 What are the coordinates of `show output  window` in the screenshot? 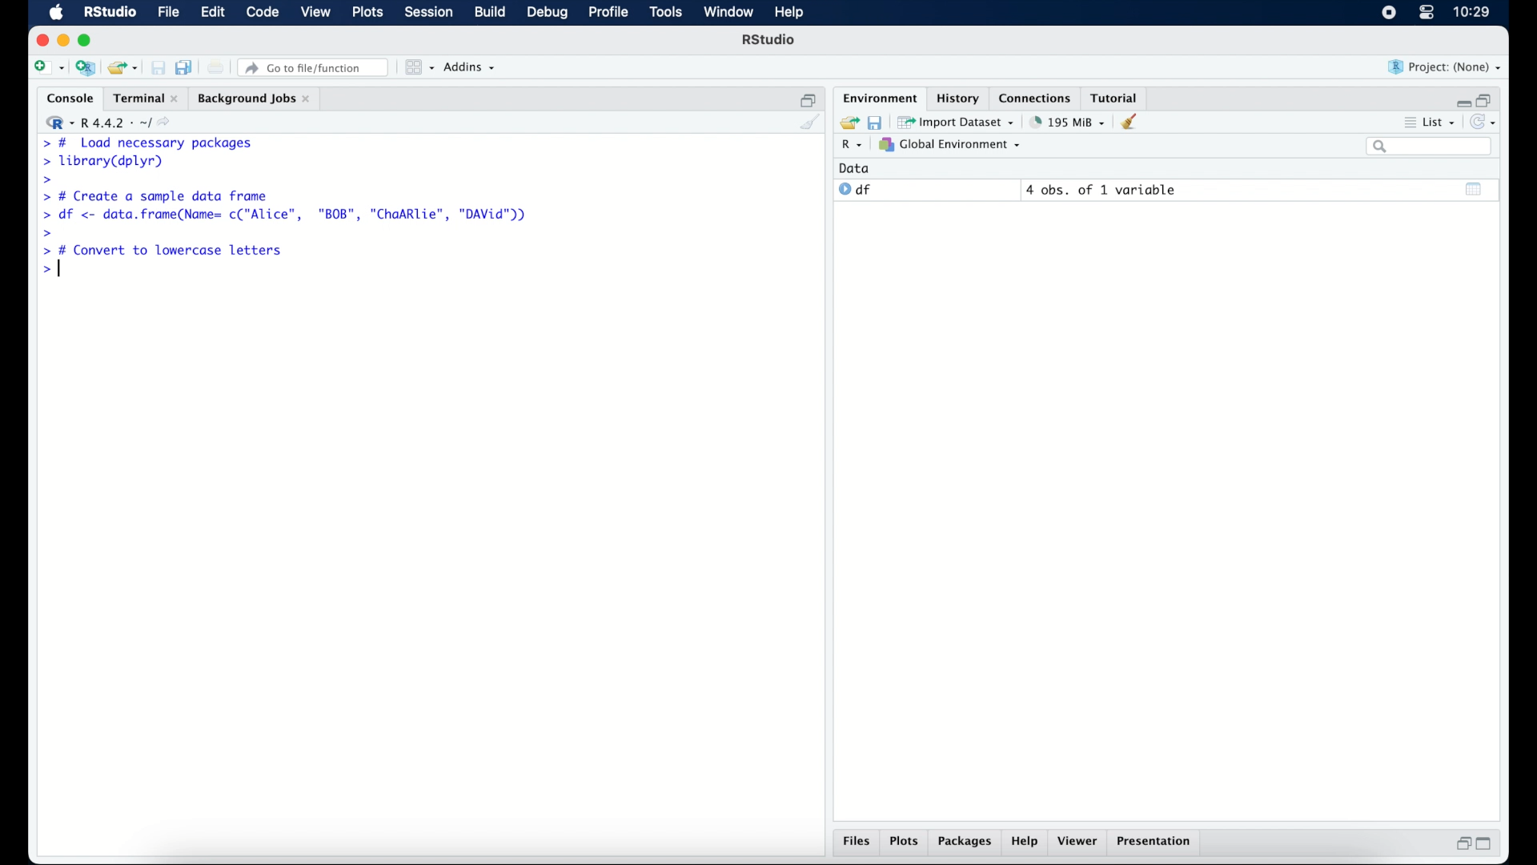 It's located at (1475, 188).